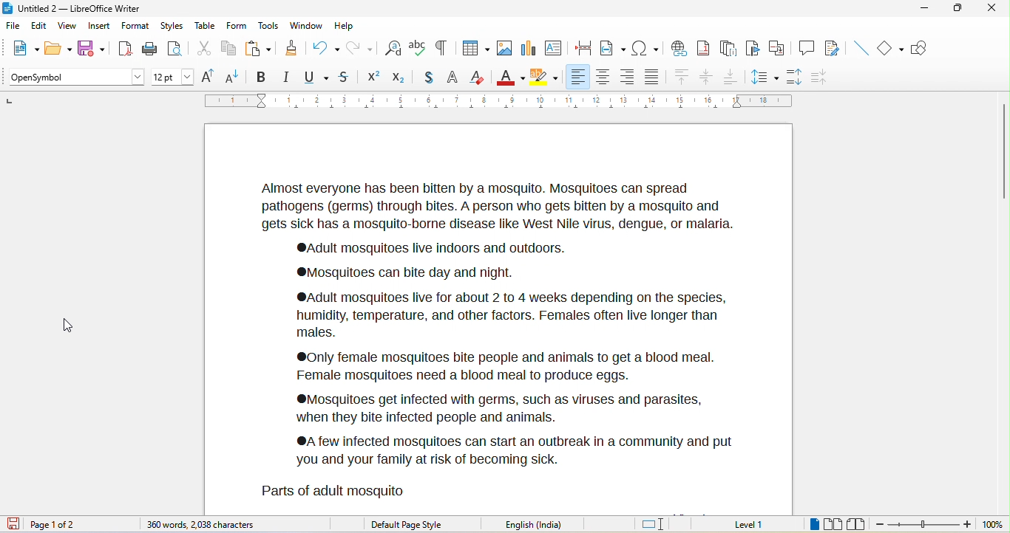 Image resolution: width=1010 pixels, height=533 pixels. I want to click on endnote, so click(730, 49).